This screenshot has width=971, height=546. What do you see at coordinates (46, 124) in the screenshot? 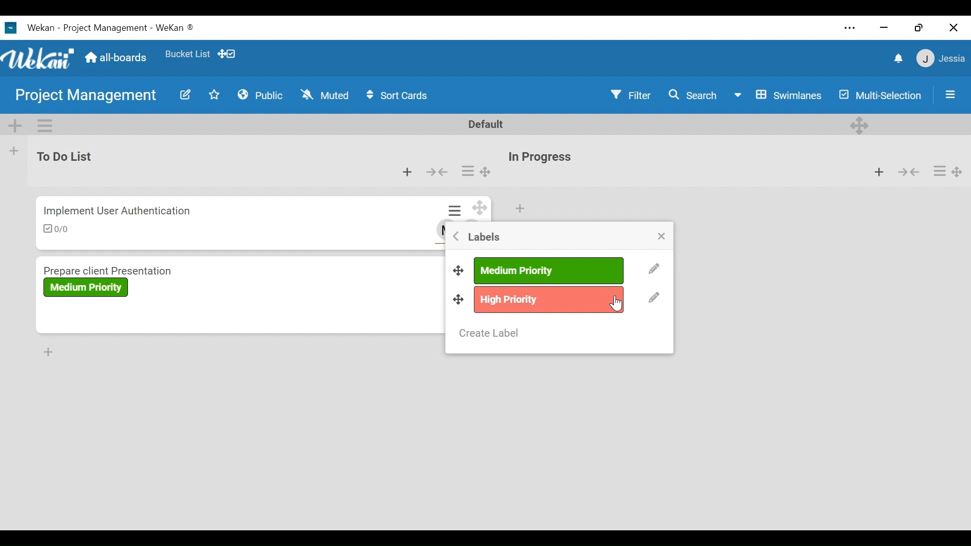
I see `Swimlane actions` at bounding box center [46, 124].